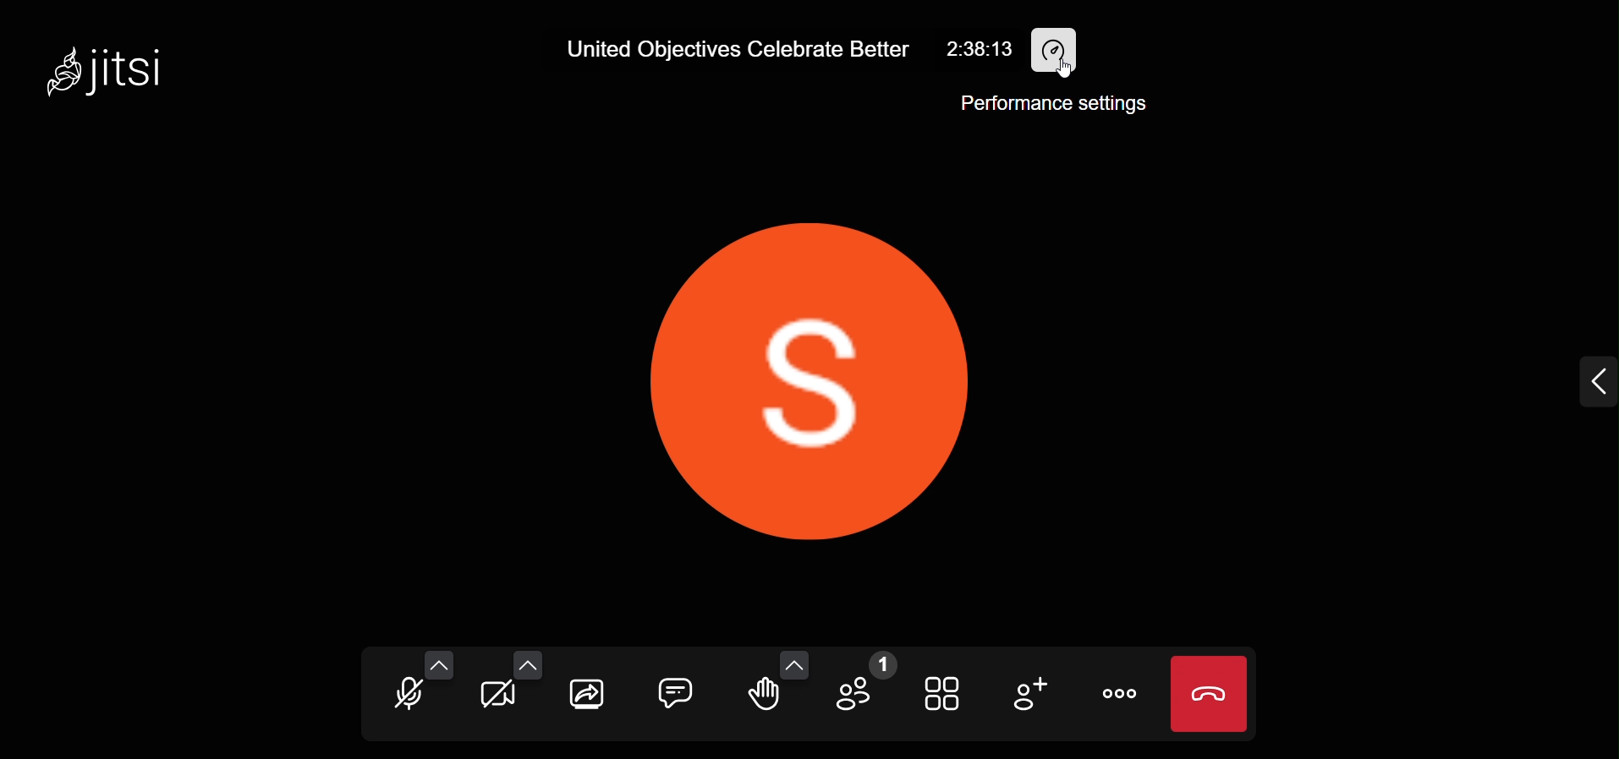  What do you see at coordinates (861, 685) in the screenshot?
I see `participant` at bounding box center [861, 685].